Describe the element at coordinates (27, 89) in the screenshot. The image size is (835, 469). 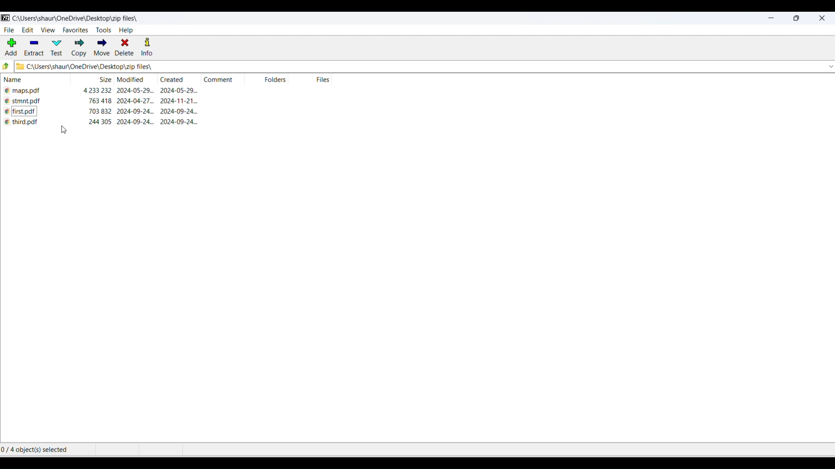
I see `file name` at that location.